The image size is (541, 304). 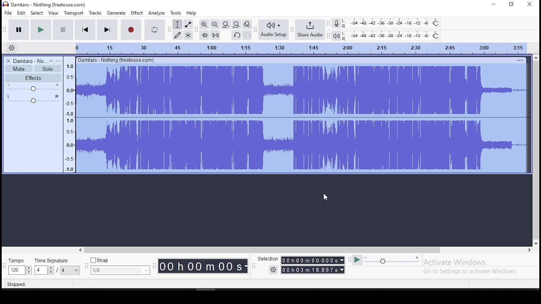 I want to click on play, so click(x=42, y=29).